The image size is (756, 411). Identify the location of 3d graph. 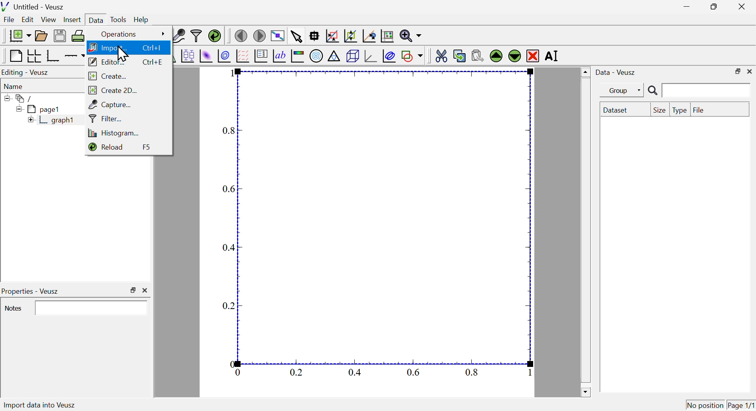
(371, 56).